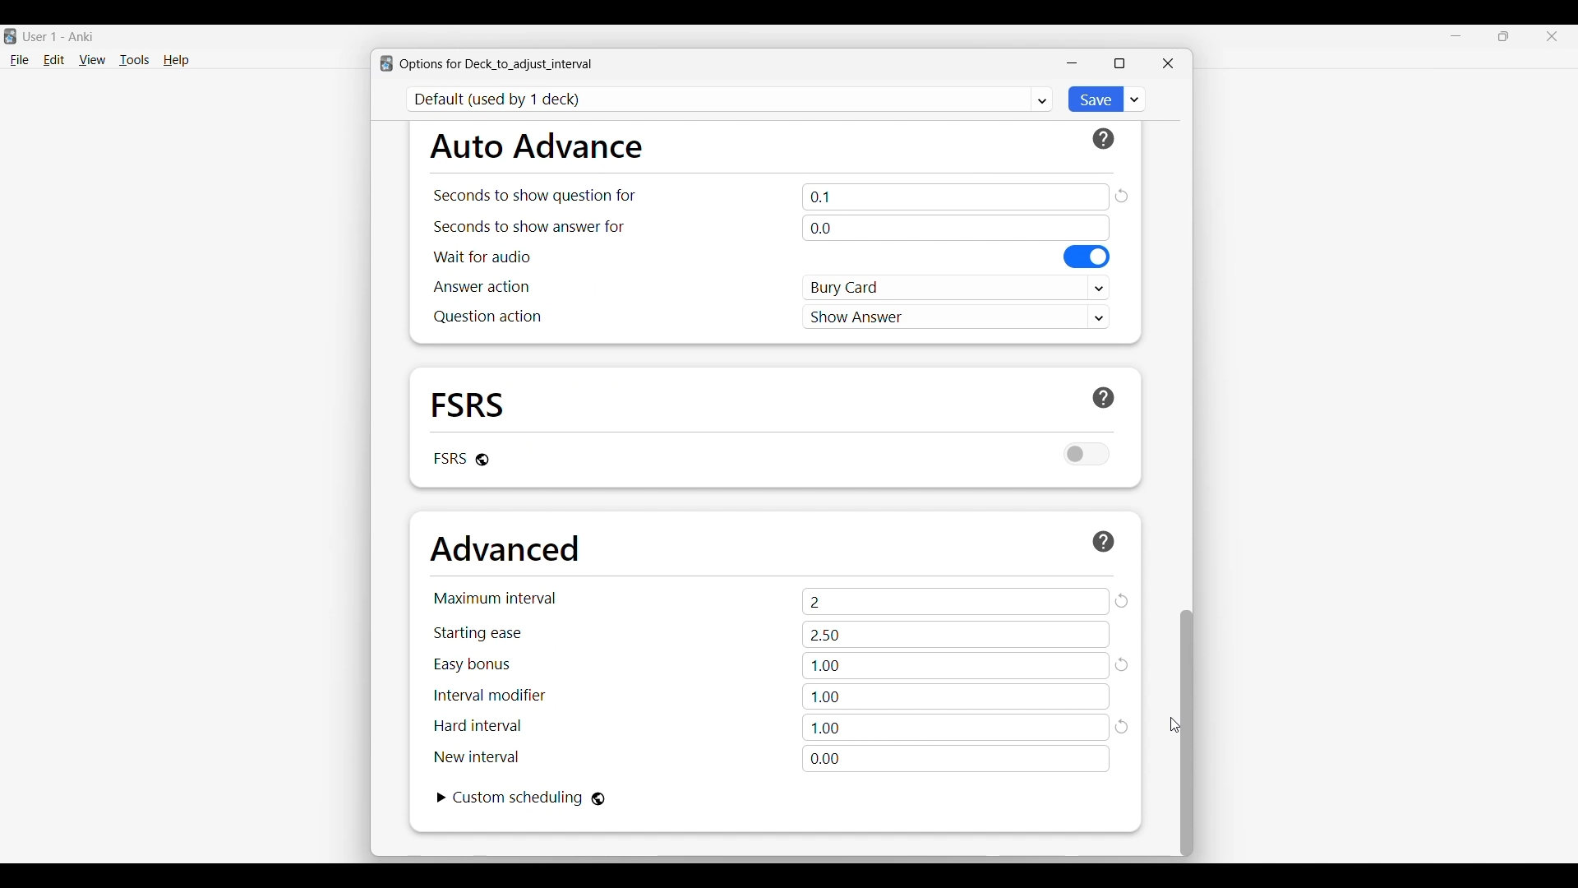 The height and width of the screenshot is (888, 1578). Describe the element at coordinates (1094, 99) in the screenshot. I see `Click to save` at that location.